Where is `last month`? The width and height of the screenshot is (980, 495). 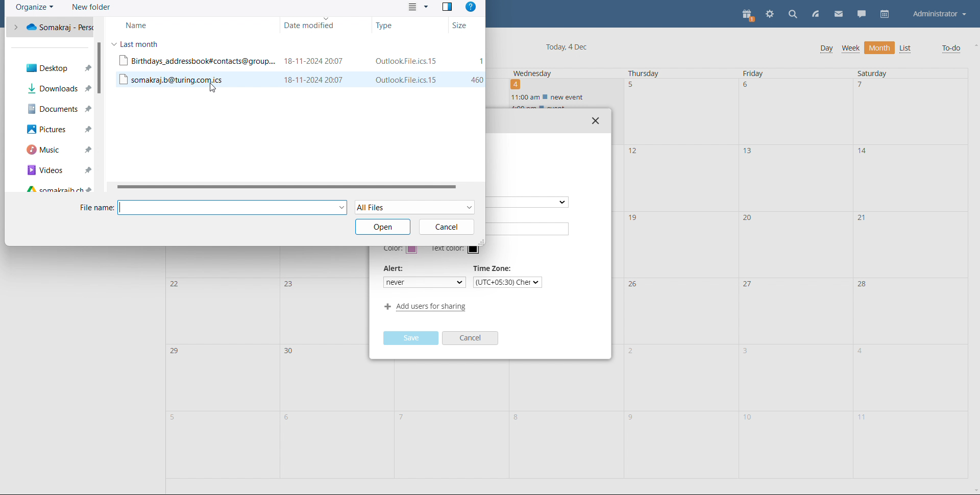
last month is located at coordinates (140, 43).